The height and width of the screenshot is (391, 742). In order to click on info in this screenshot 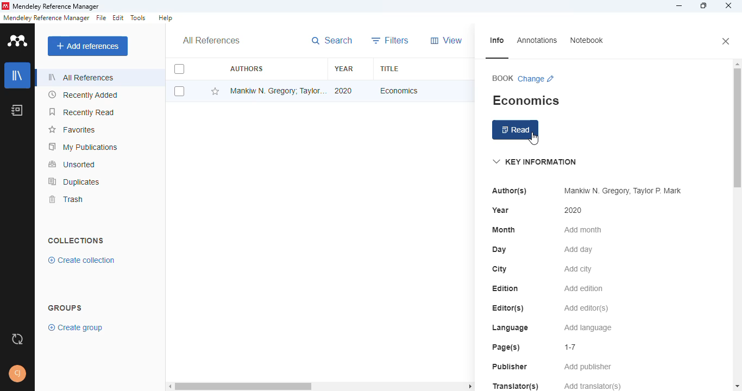, I will do `click(497, 41)`.